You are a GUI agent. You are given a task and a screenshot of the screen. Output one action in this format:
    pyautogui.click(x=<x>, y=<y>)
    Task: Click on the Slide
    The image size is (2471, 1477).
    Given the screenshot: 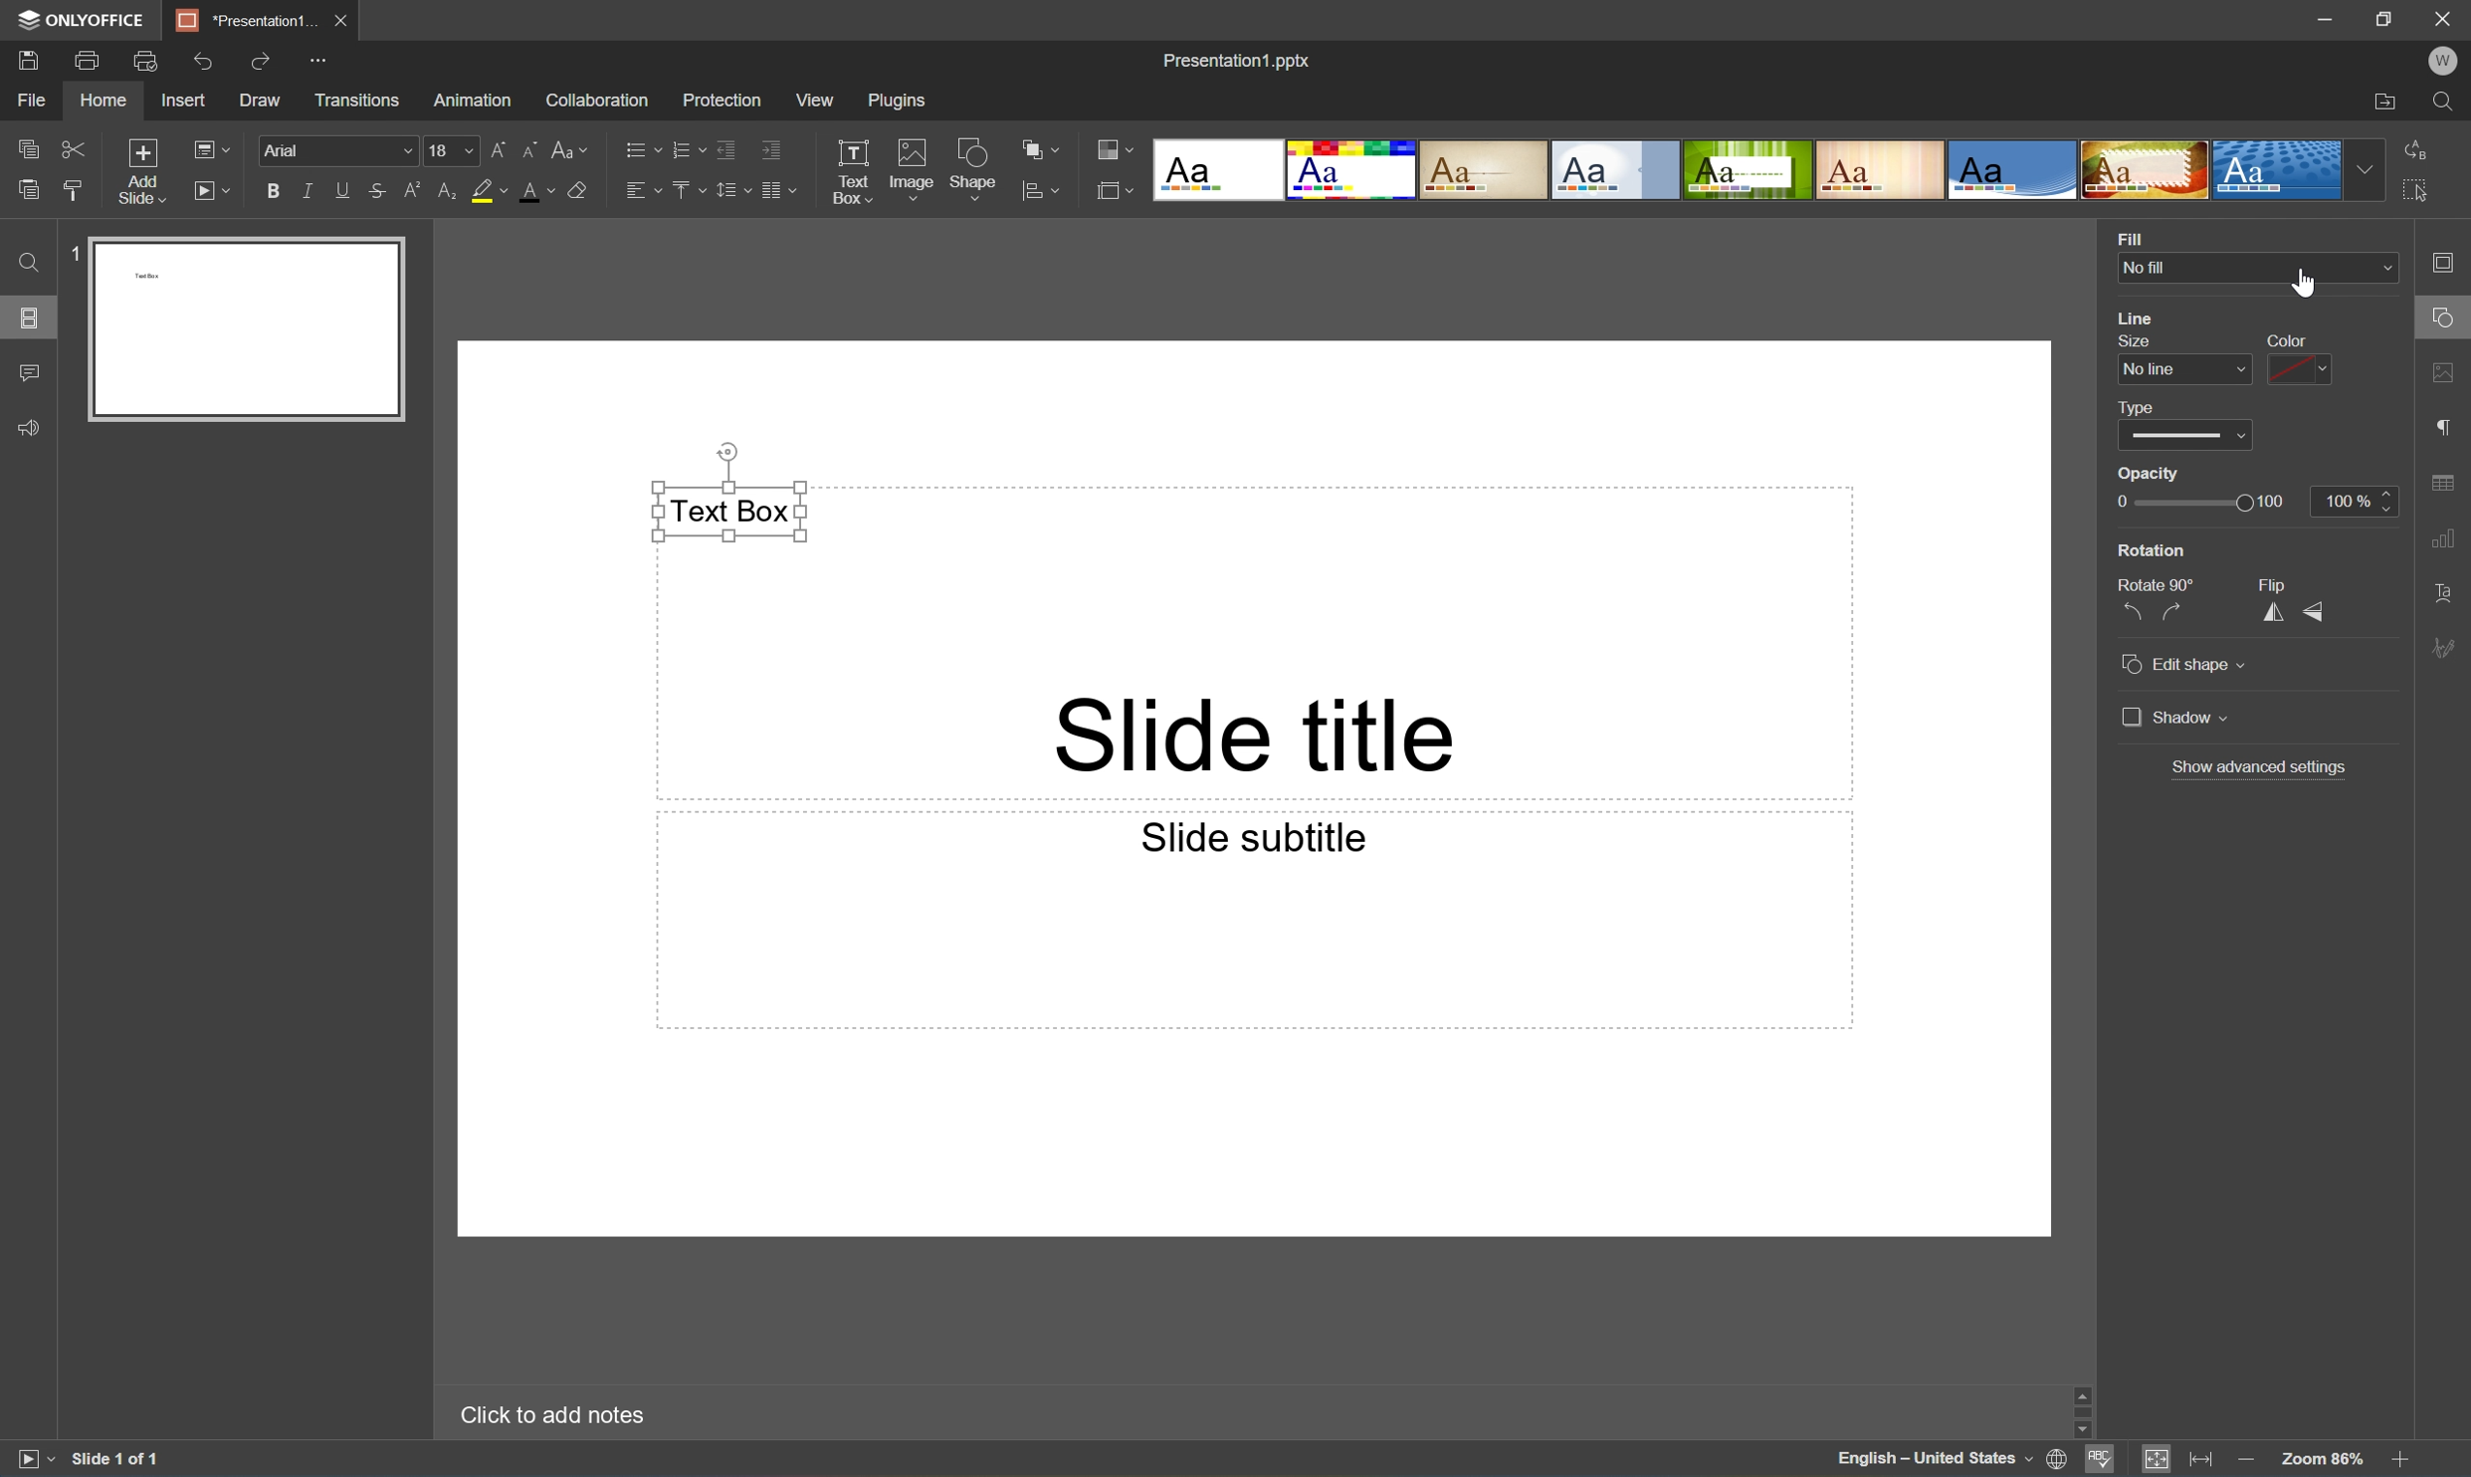 What is the action you would take?
    pyautogui.click(x=252, y=329)
    